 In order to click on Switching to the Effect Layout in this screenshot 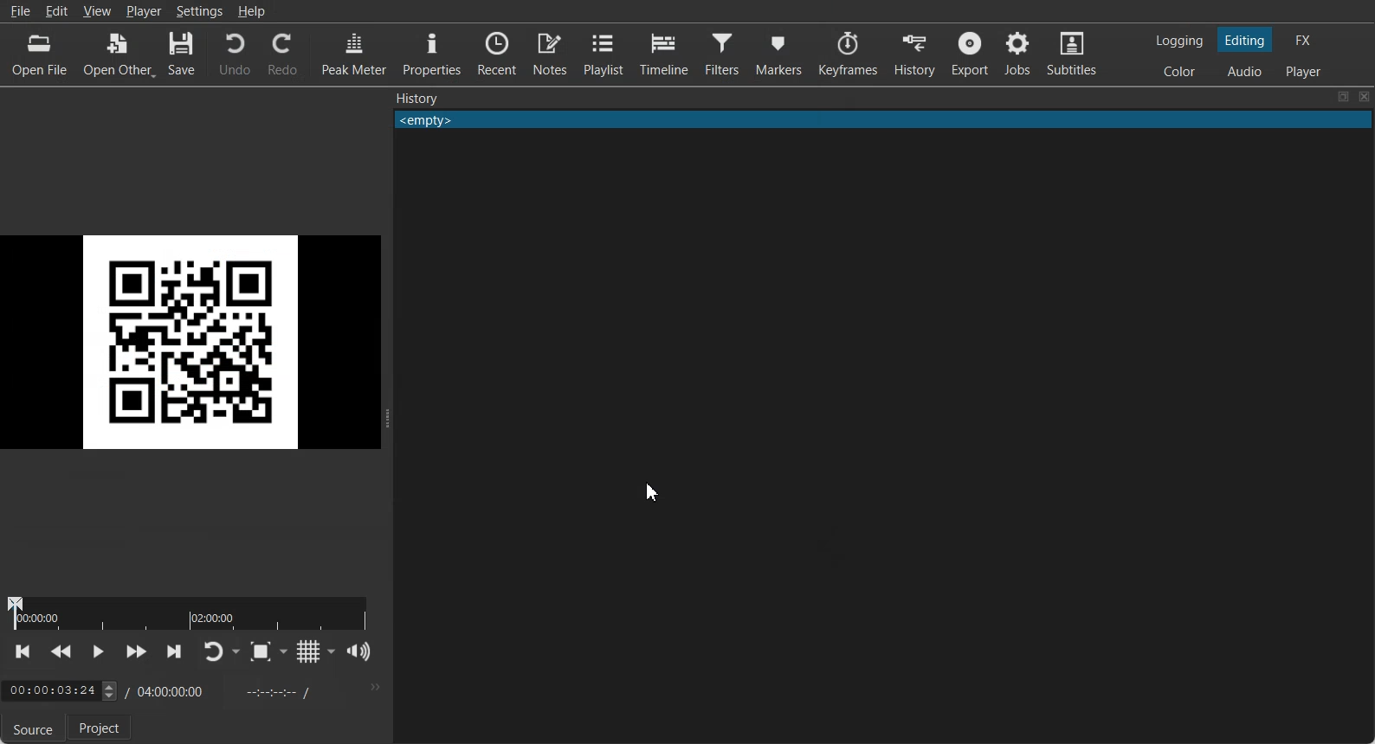, I will do `click(1302, 39)`.